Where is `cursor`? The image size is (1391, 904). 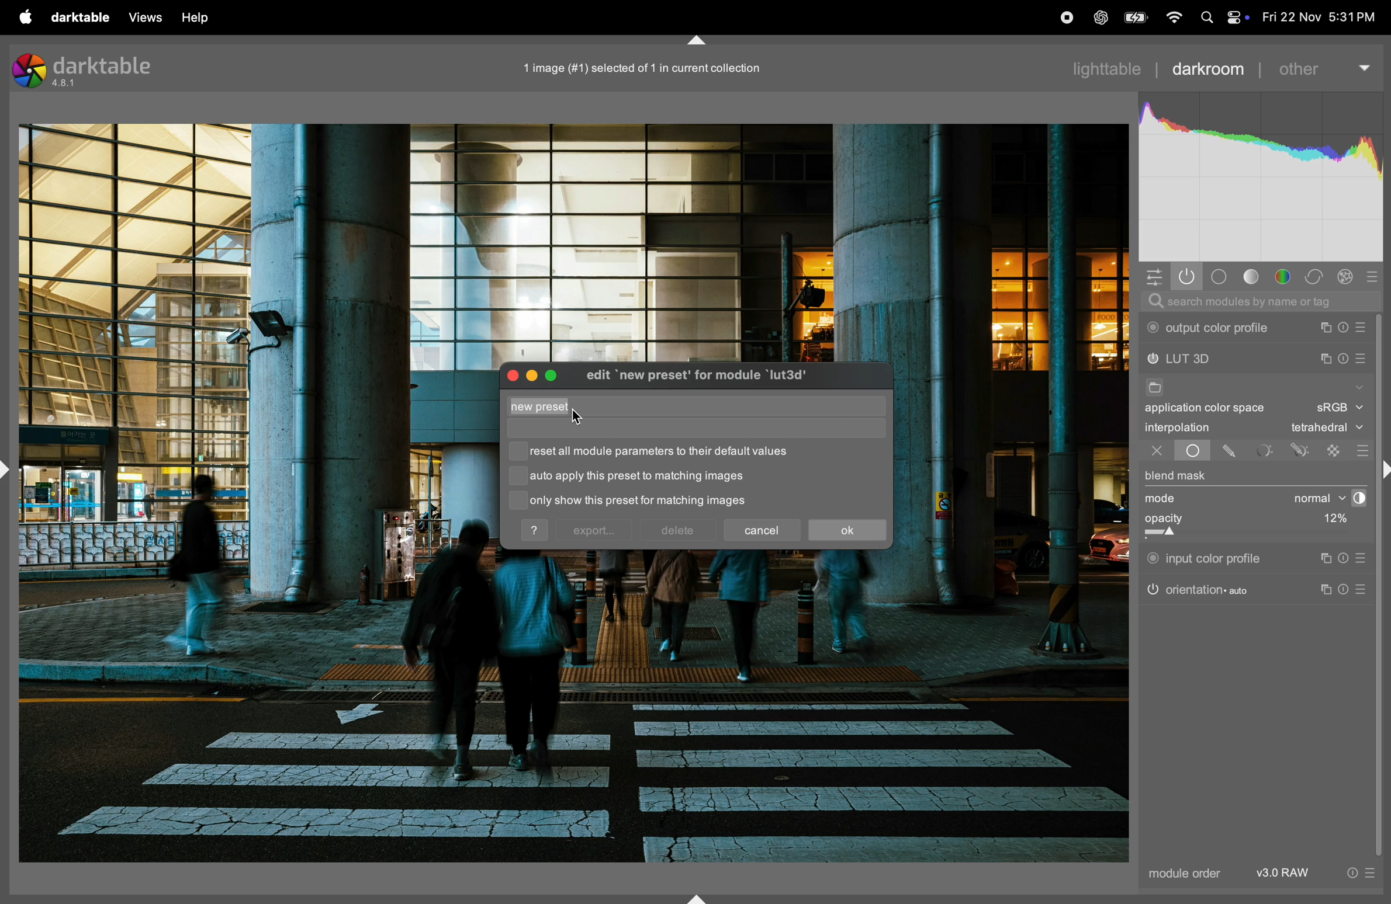
cursor is located at coordinates (578, 417).